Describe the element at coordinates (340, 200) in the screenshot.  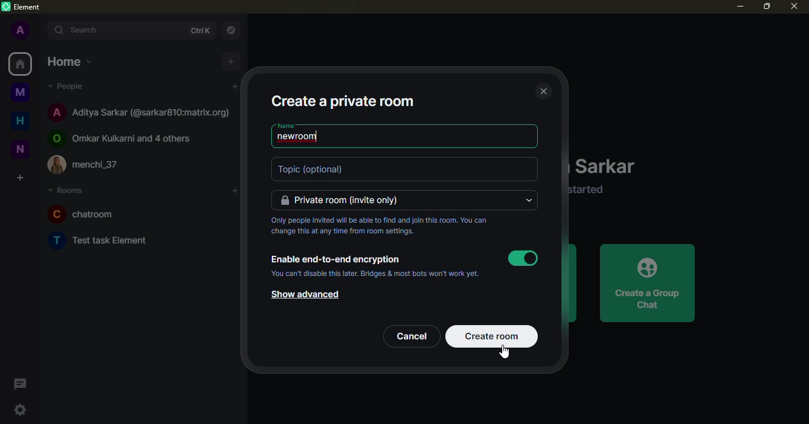
I see `private room (invite only)` at that location.